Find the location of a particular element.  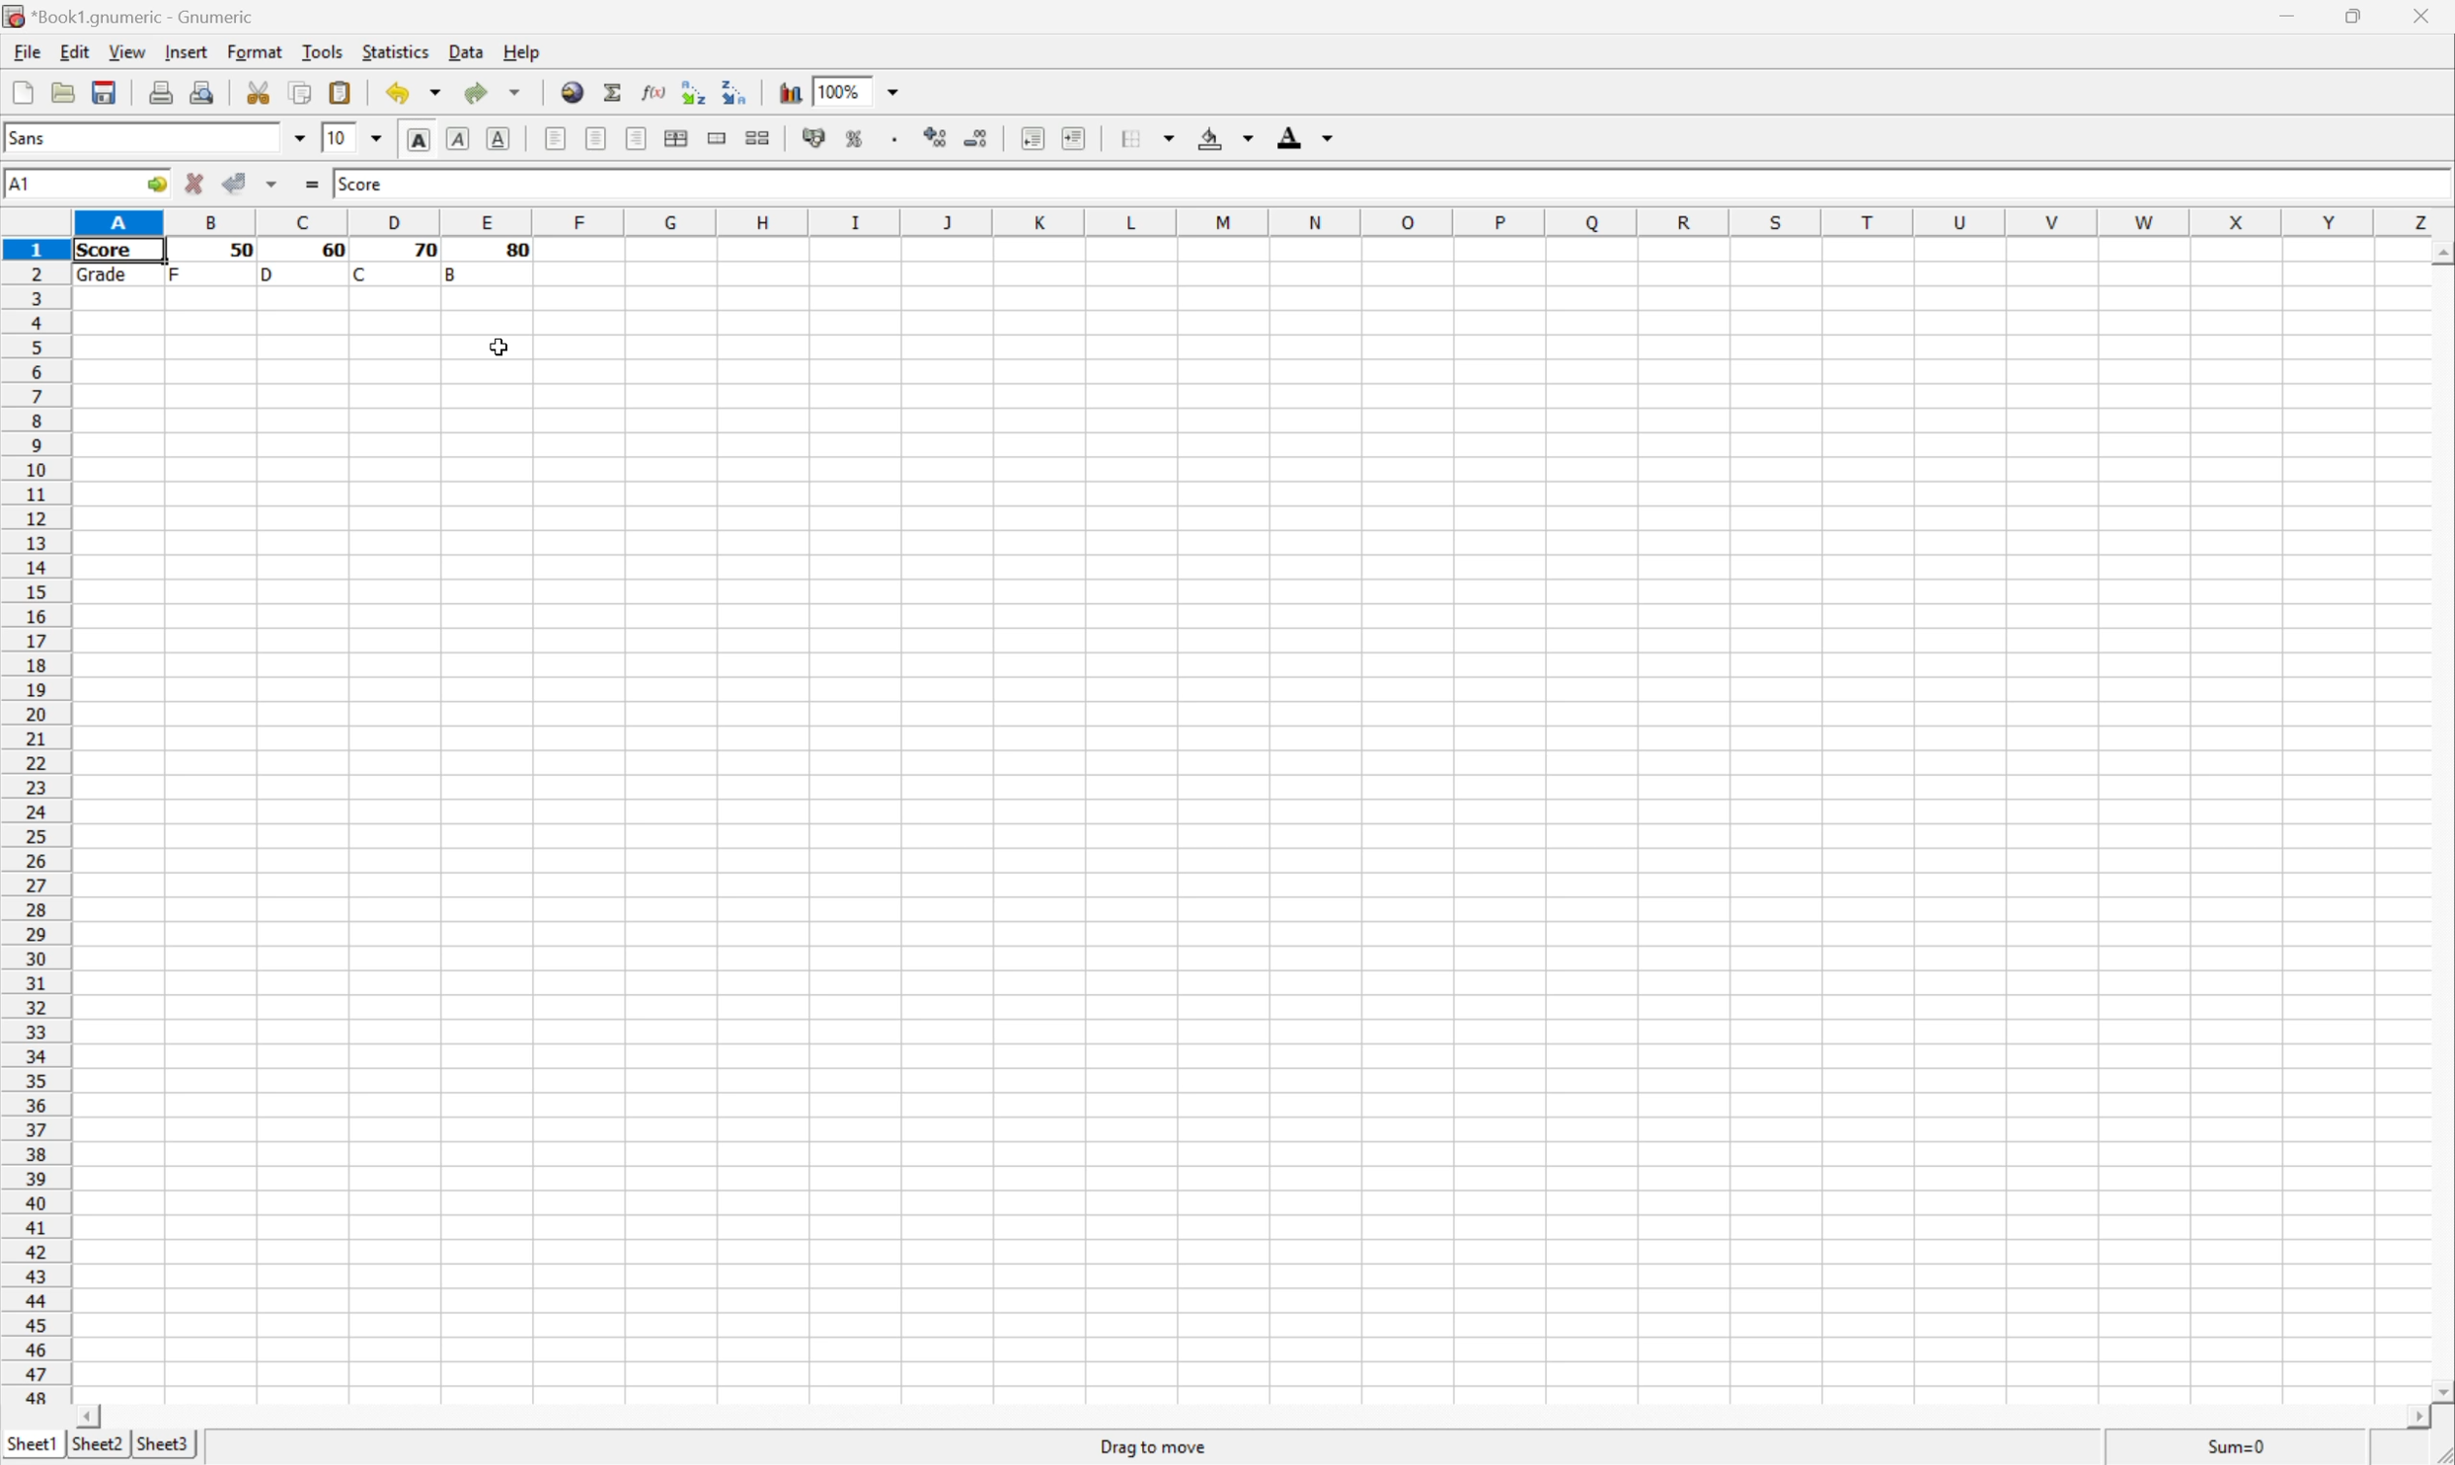

Sum into the current cell is located at coordinates (614, 95).